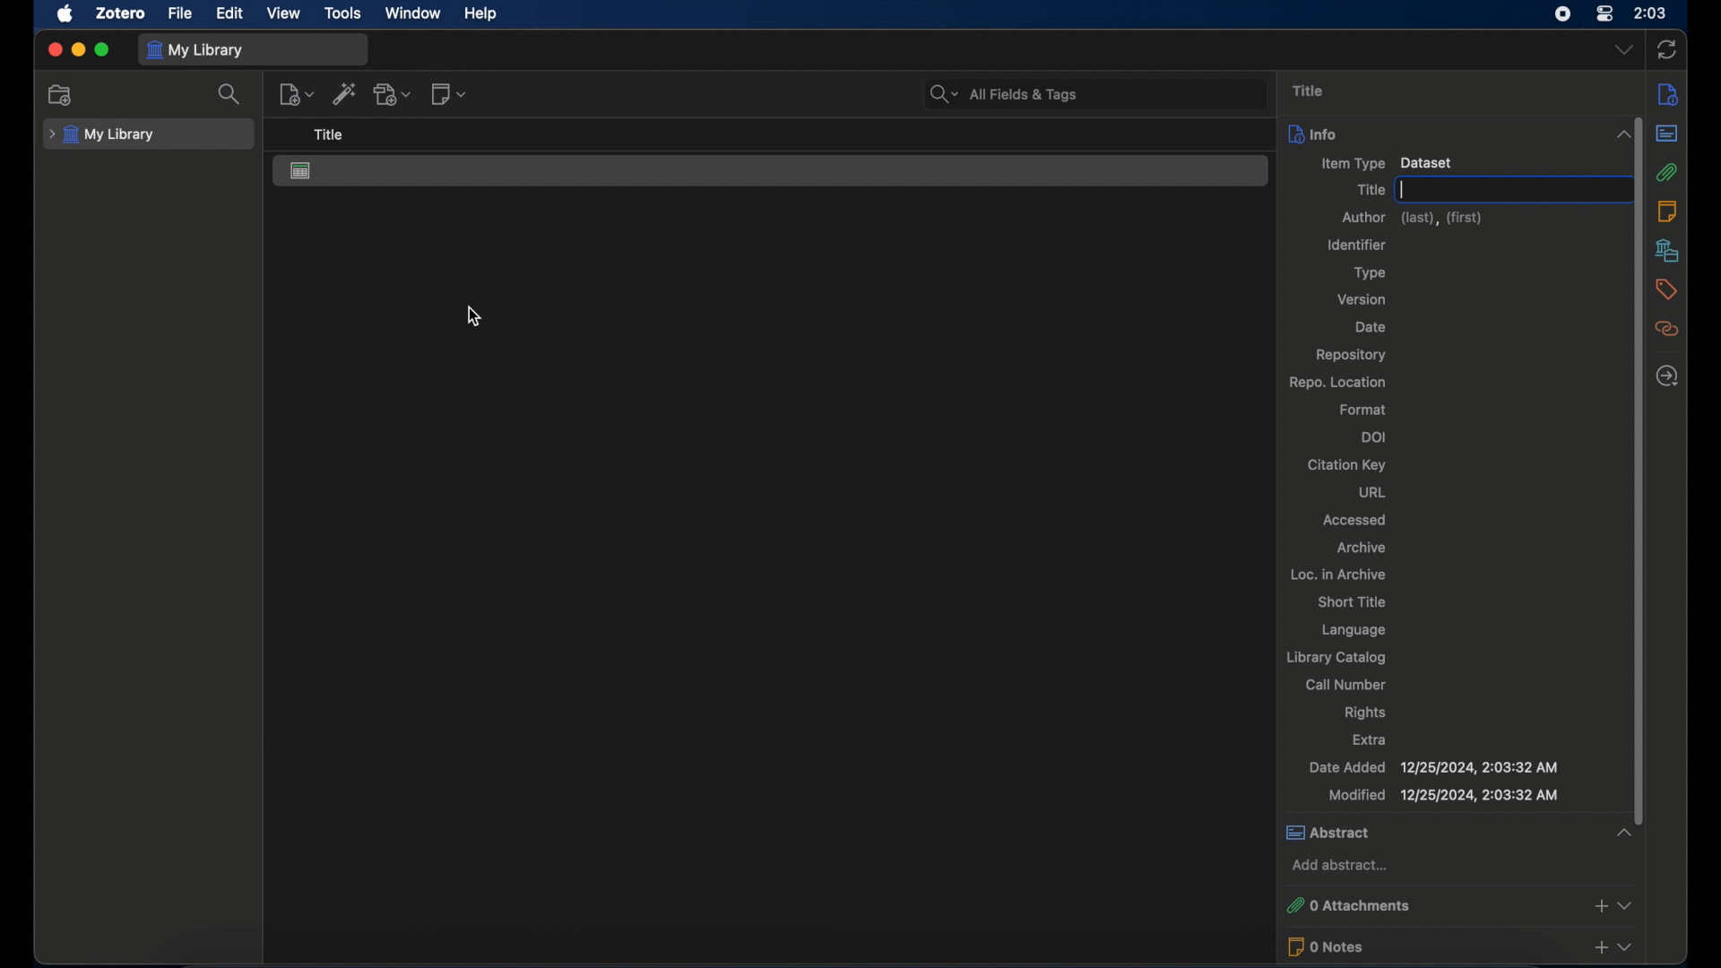 This screenshot has height=968, width=1721. I want to click on url, so click(1371, 492).